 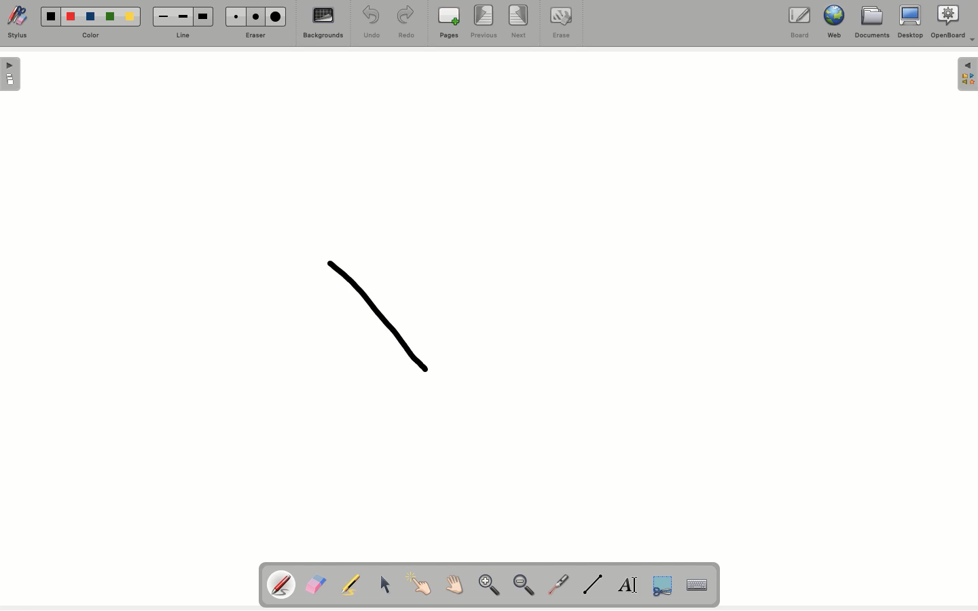 I want to click on Pen, so click(x=283, y=584).